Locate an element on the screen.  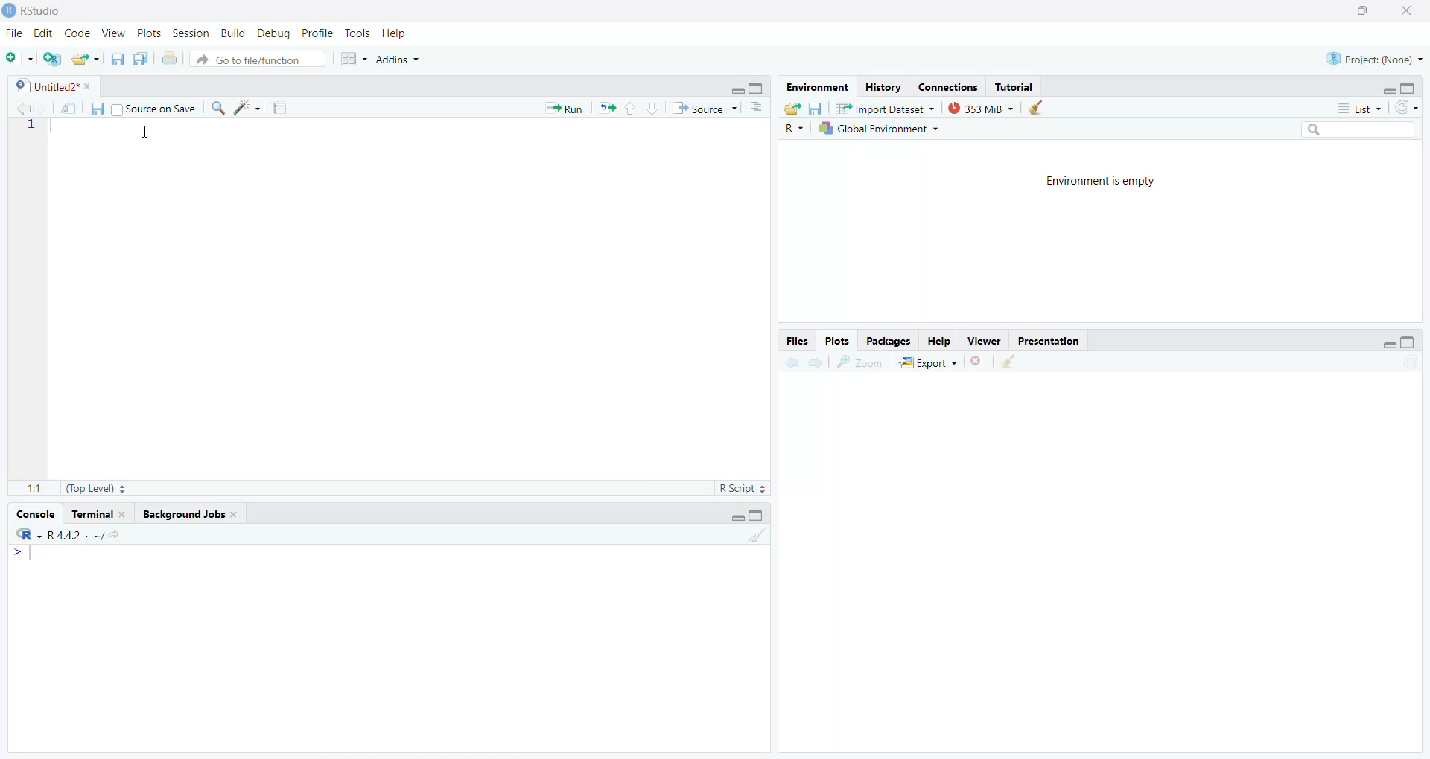
new file is located at coordinates (18, 59).